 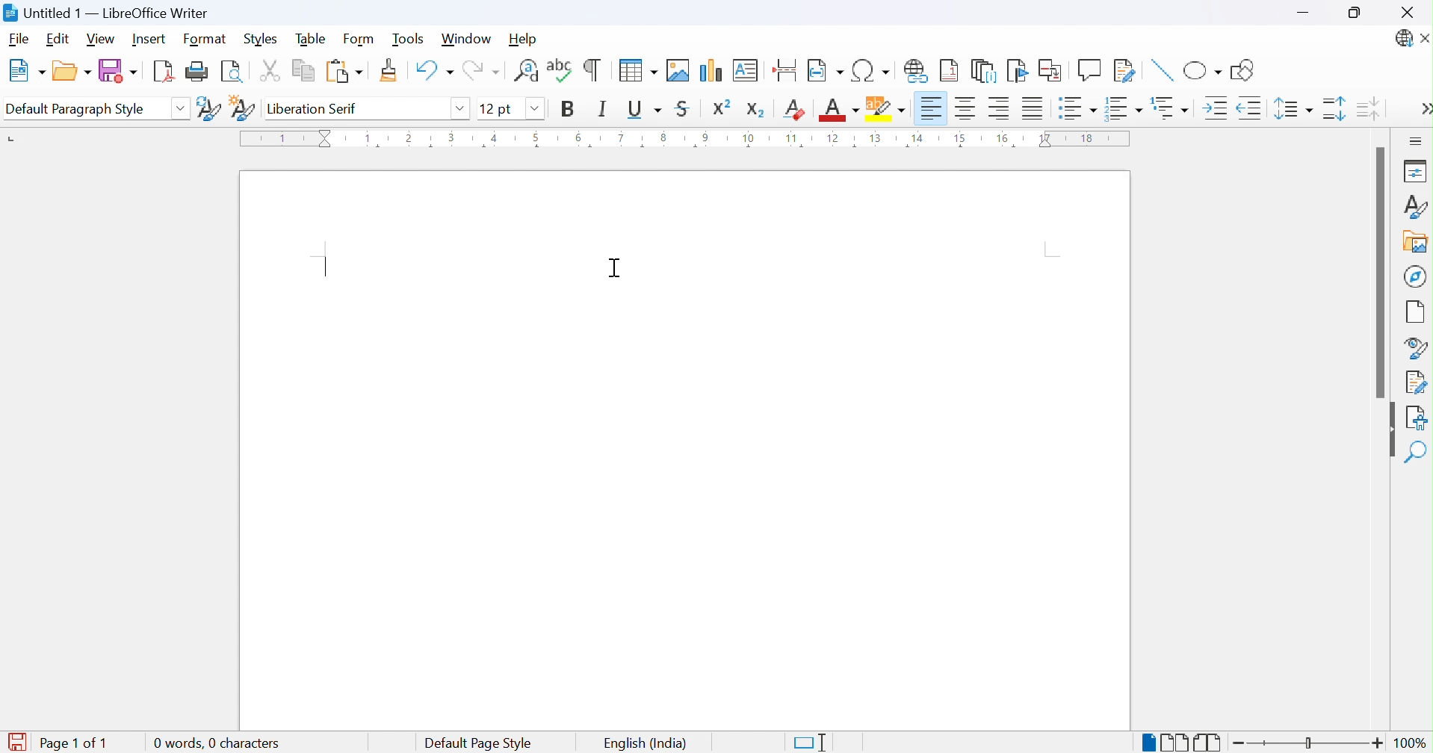 I want to click on Close, so click(x=1424, y=38).